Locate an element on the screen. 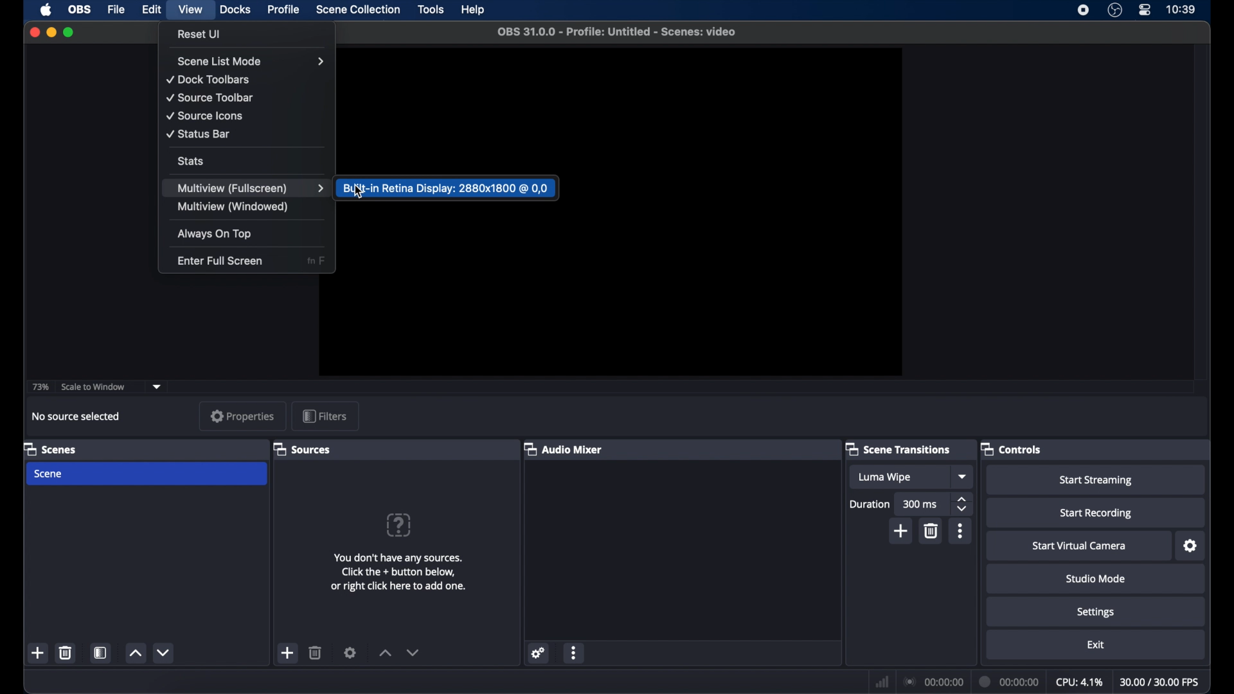 The image size is (1234, 694). enter fullscreen is located at coordinates (220, 262).